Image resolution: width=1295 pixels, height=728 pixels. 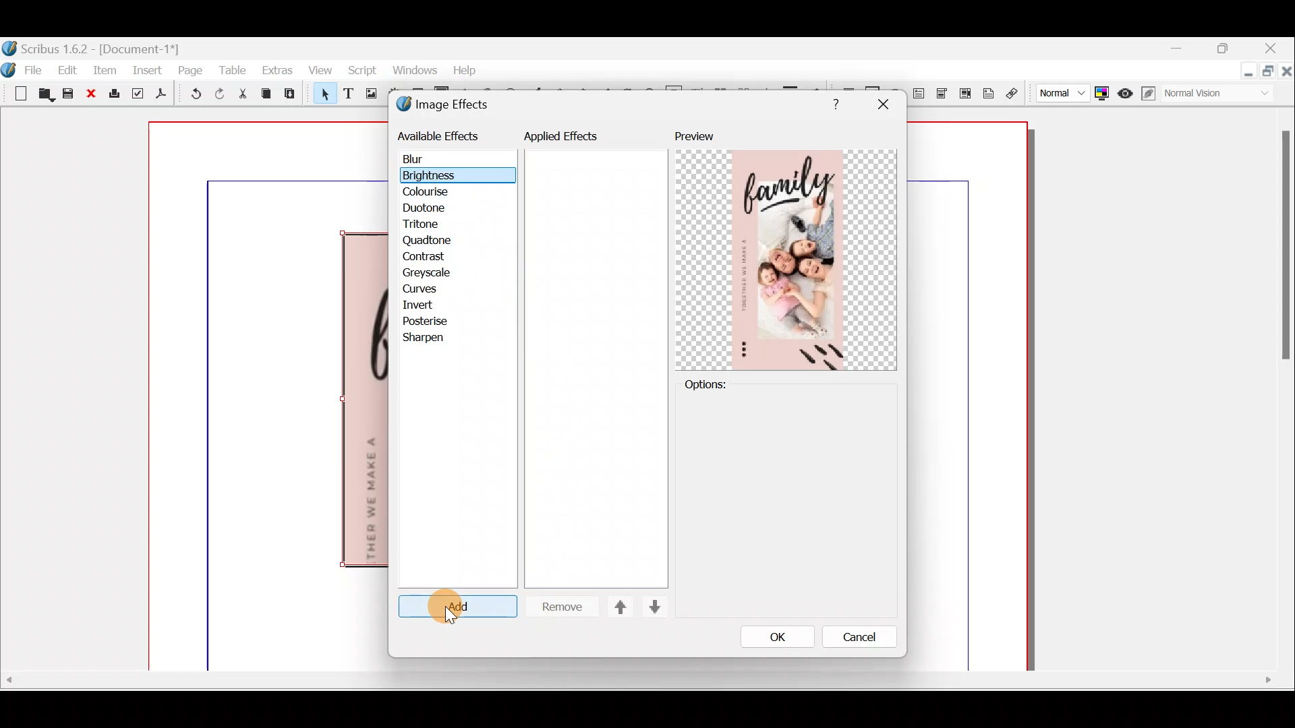 What do you see at coordinates (242, 96) in the screenshot?
I see `Cut` at bounding box center [242, 96].